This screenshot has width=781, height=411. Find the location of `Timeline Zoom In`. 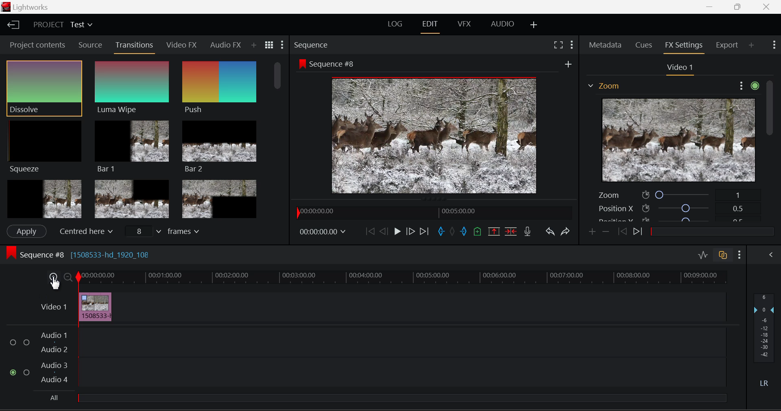

Timeline Zoom In is located at coordinates (52, 278).